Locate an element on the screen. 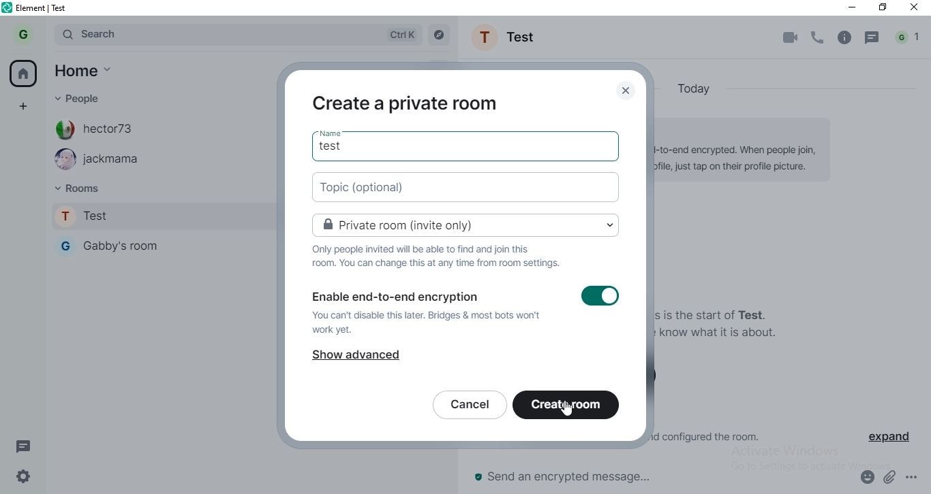  text 2 is located at coordinates (435, 317).